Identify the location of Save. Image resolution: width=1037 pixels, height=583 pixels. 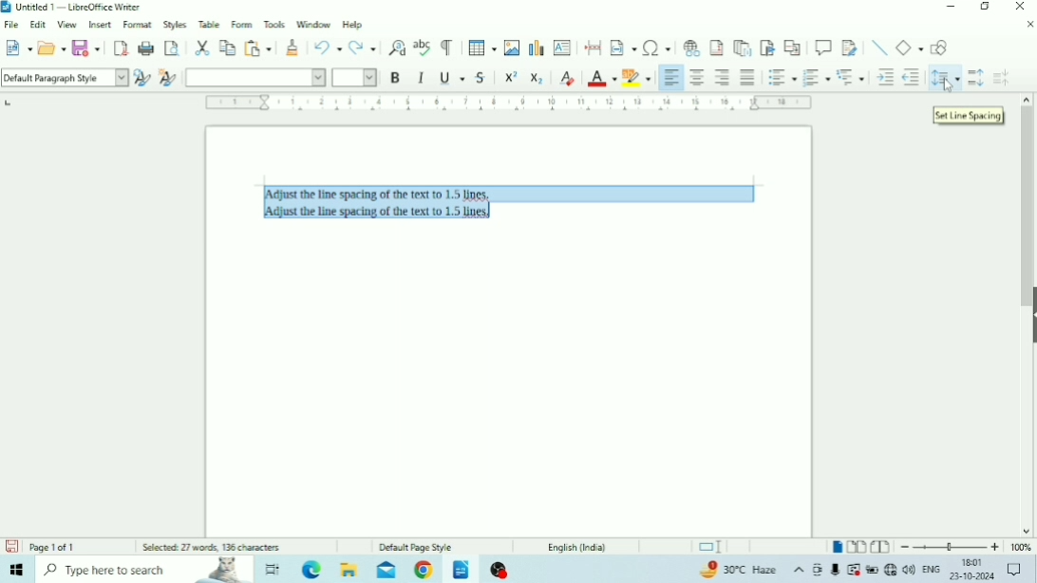
(11, 546).